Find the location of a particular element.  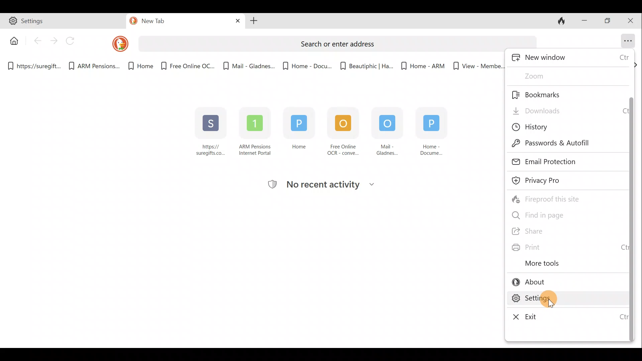

History is located at coordinates (539, 127).